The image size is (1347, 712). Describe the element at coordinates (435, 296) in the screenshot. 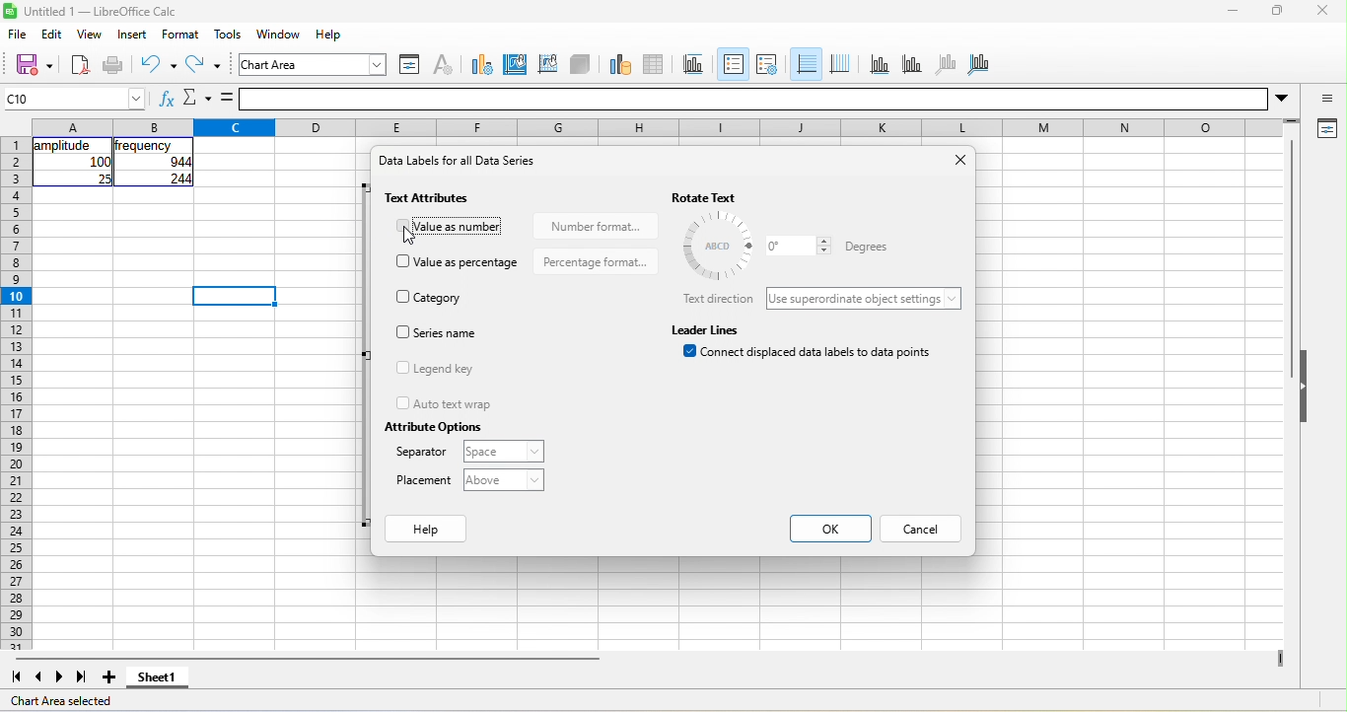

I see `category` at that location.